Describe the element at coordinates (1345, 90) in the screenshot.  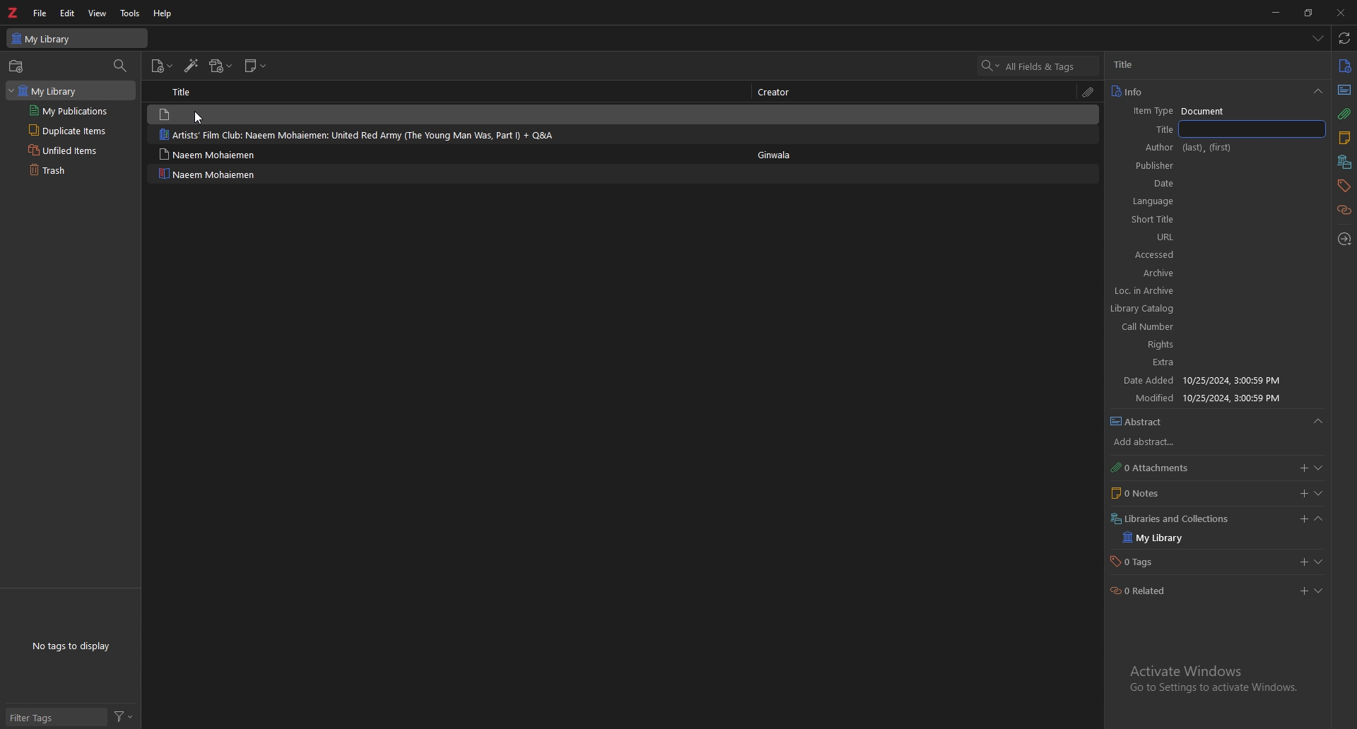
I see `Type` at that location.